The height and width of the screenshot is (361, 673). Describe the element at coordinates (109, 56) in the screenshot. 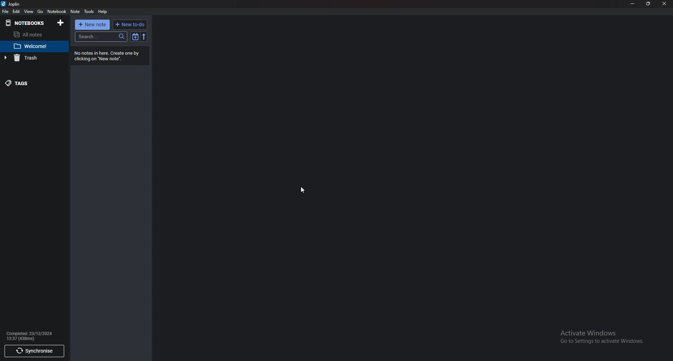

I see `Info` at that location.